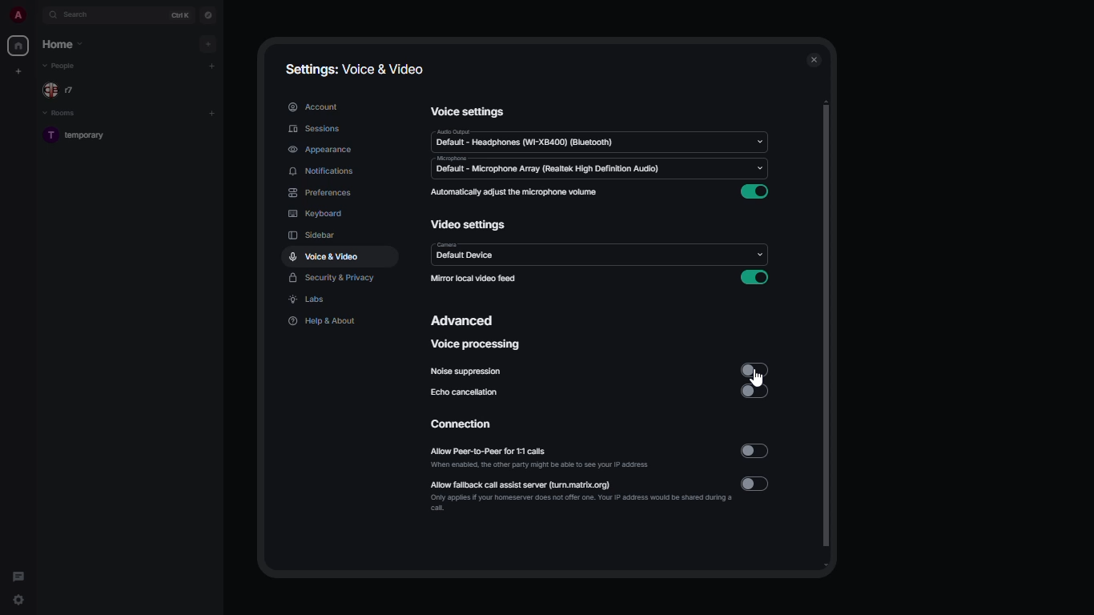  I want to click on video settings, so click(471, 227).